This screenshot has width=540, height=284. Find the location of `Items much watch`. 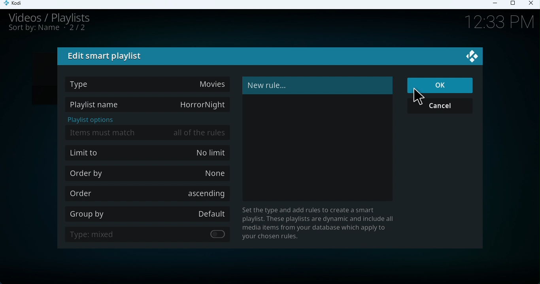

Items much watch is located at coordinates (149, 132).